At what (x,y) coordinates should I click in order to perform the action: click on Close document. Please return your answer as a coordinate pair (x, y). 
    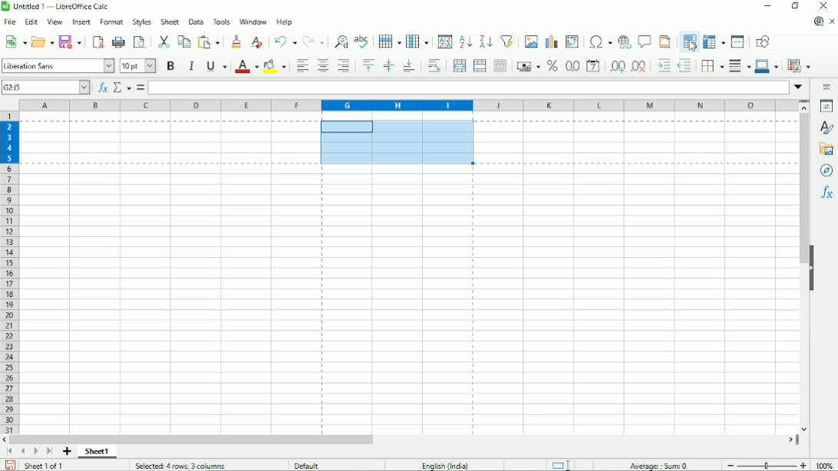
    Looking at the image, I should click on (833, 21).